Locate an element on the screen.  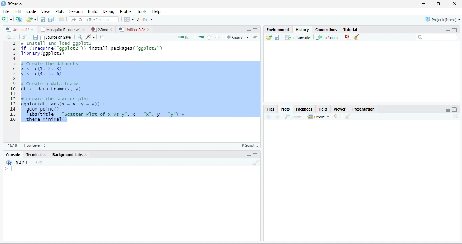
Session is located at coordinates (76, 11).